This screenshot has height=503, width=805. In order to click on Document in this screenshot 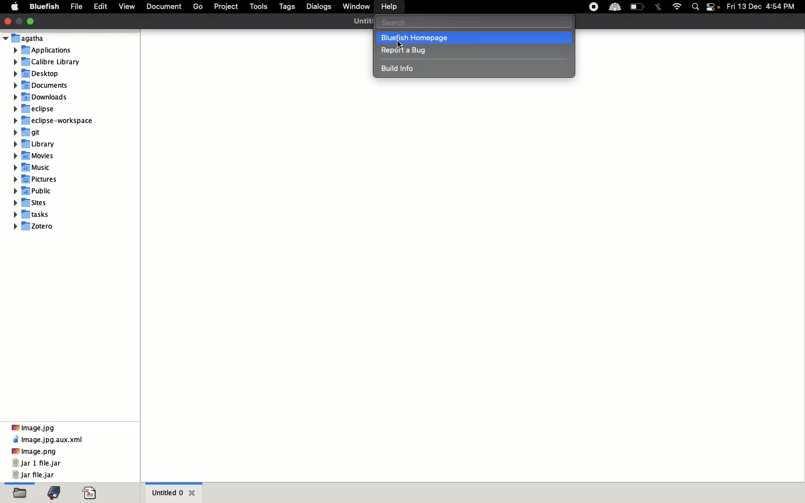, I will do `click(163, 7)`.